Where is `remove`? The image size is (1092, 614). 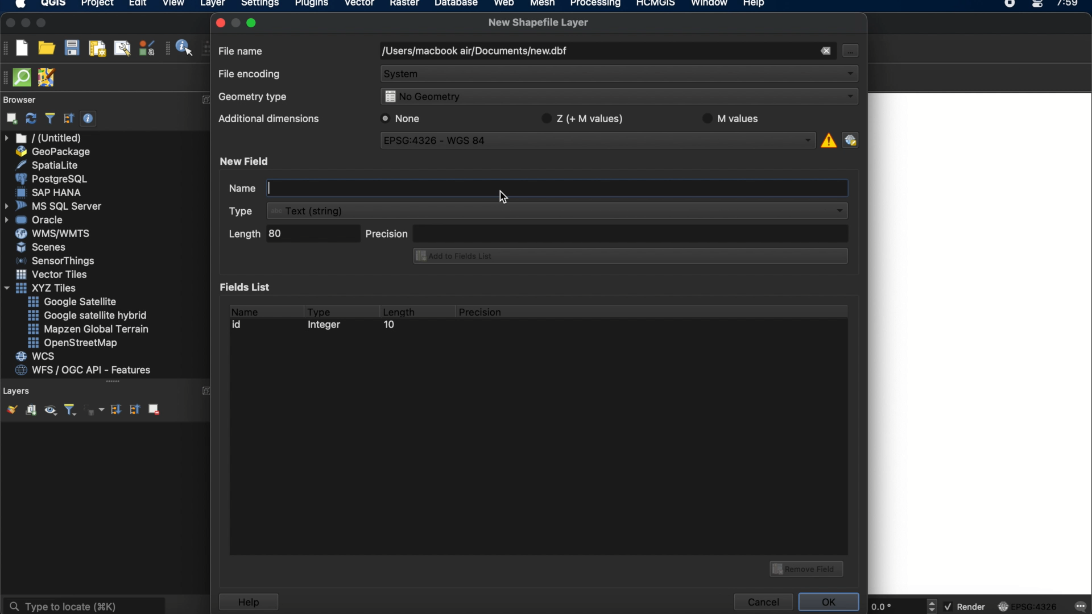
remove is located at coordinates (825, 51).